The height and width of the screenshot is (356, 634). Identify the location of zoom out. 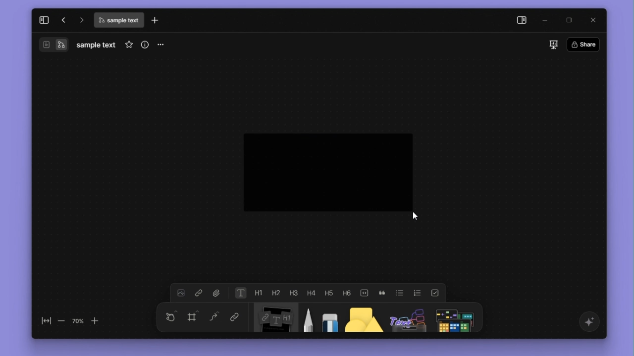
(61, 321).